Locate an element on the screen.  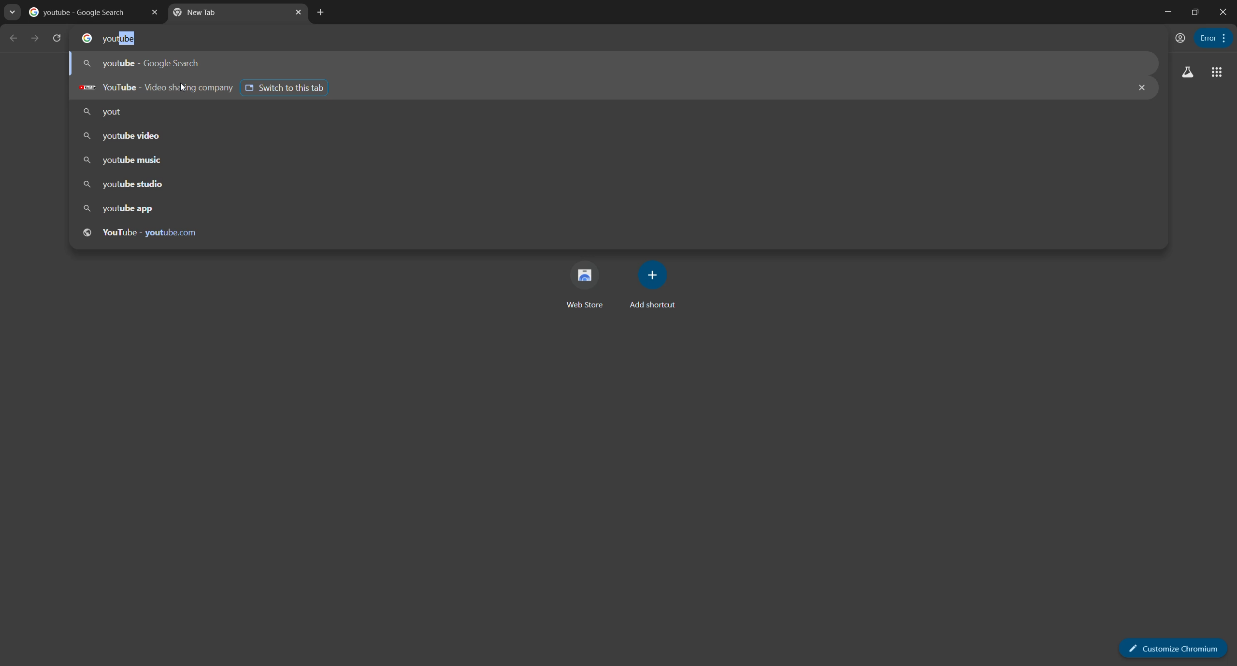
web store shortcut is located at coordinates (582, 287).